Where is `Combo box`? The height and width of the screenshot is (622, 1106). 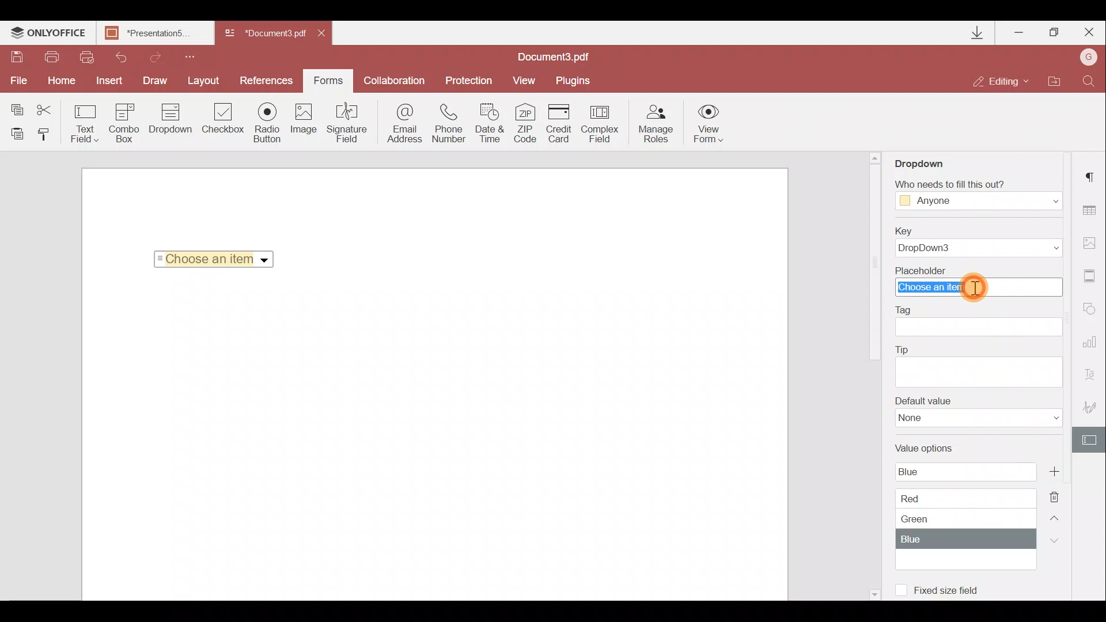
Combo box is located at coordinates (123, 123).